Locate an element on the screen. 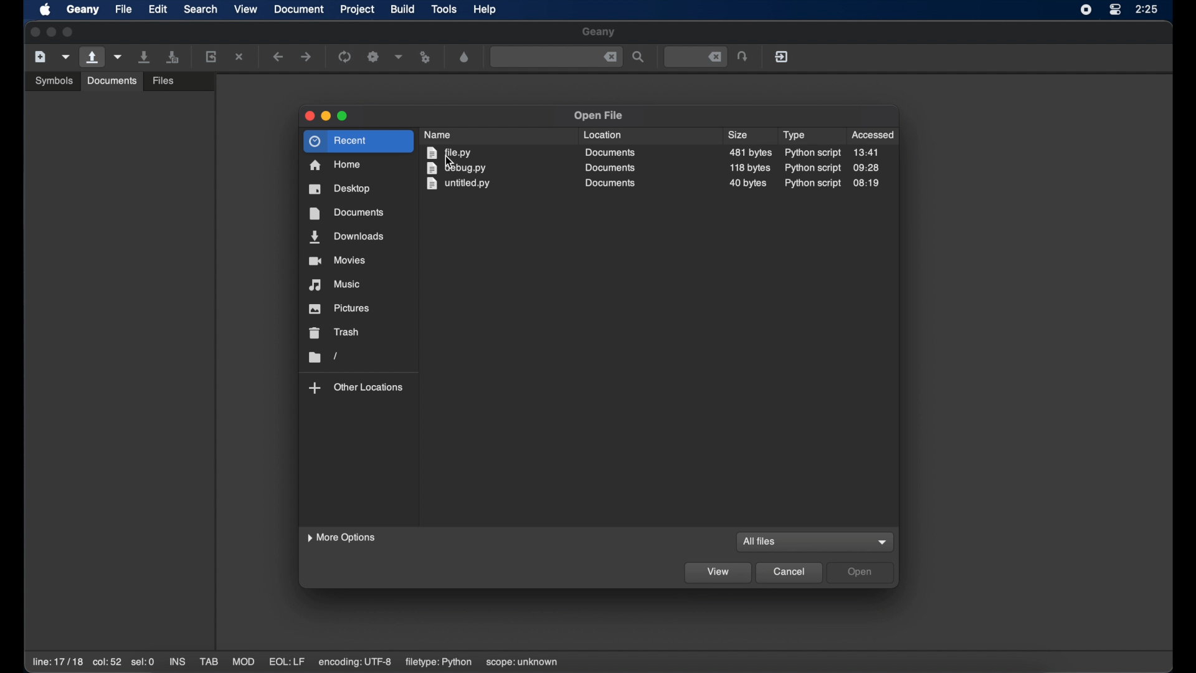 This screenshot has width=1196, height=673. minimize is located at coordinates (50, 32).